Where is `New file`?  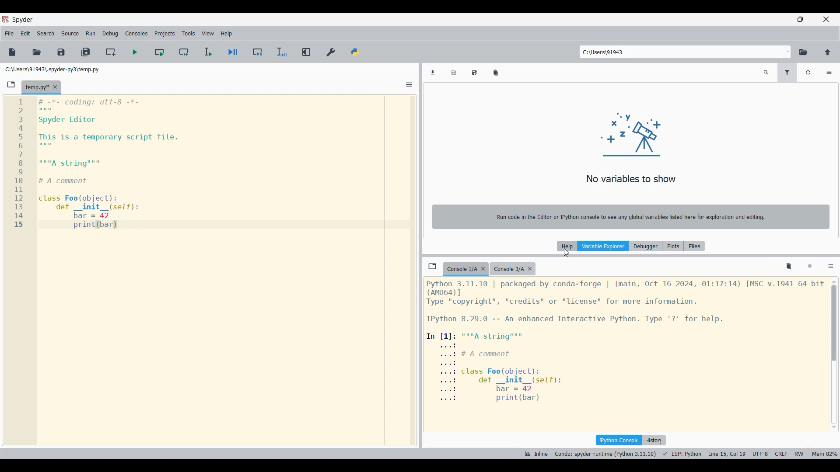
New file is located at coordinates (12, 52).